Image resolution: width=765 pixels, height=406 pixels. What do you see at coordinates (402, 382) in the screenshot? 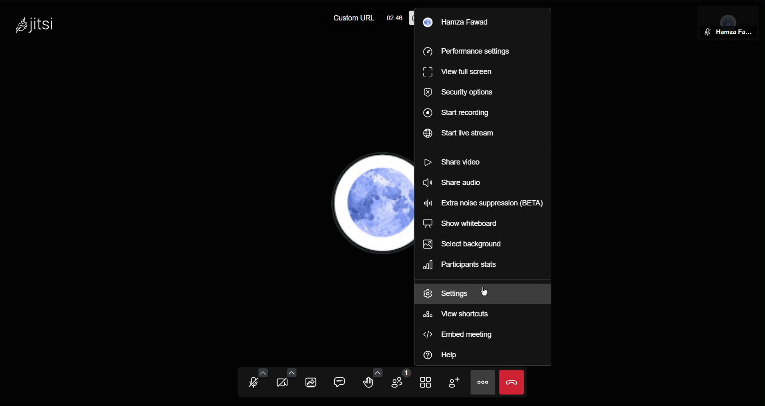
I see `Participants` at bounding box center [402, 382].